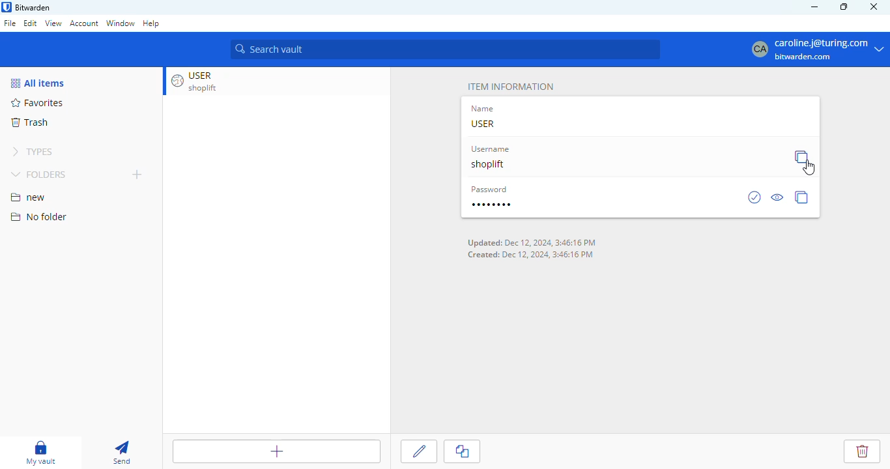 Image resolution: width=890 pixels, height=469 pixels. I want to click on all items, so click(38, 83).